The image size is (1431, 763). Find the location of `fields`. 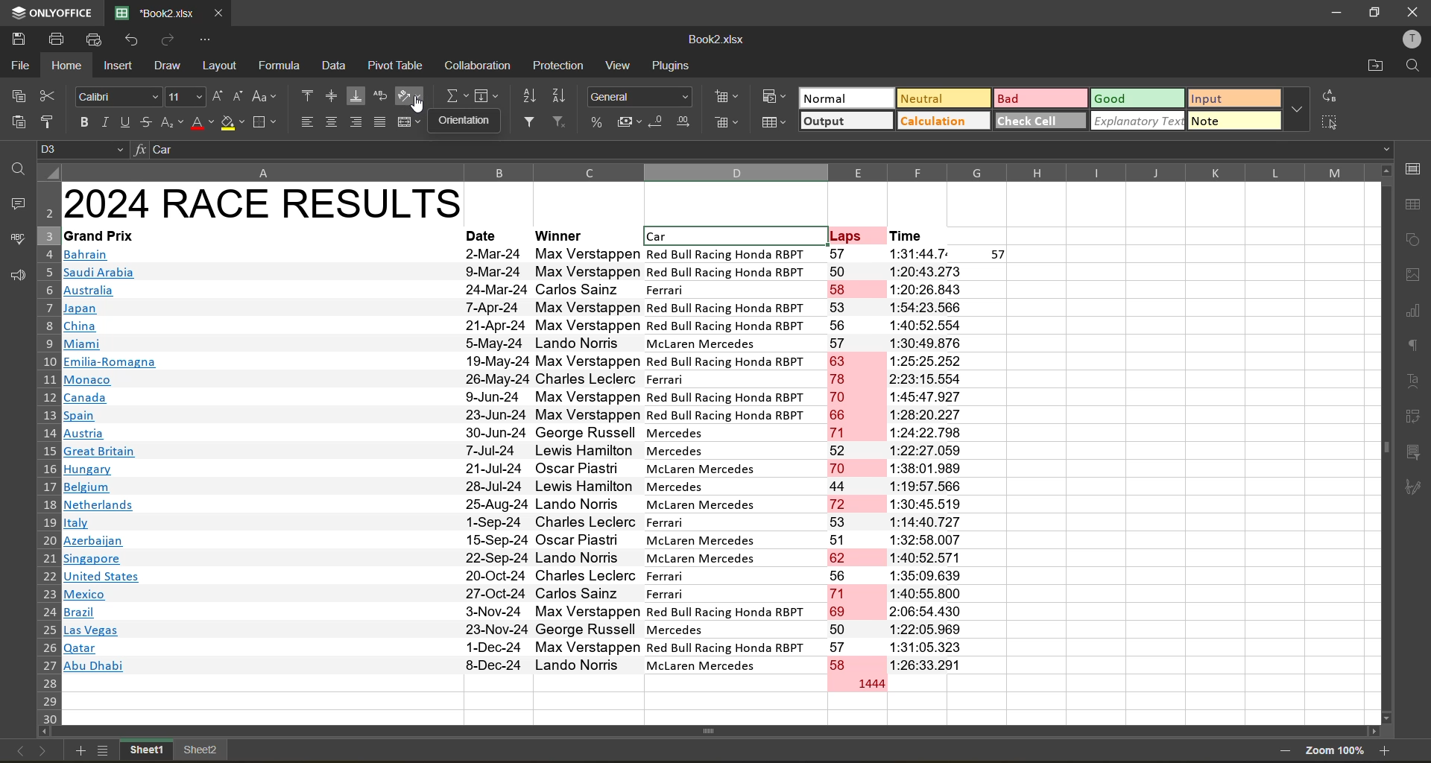

fields is located at coordinates (489, 96).